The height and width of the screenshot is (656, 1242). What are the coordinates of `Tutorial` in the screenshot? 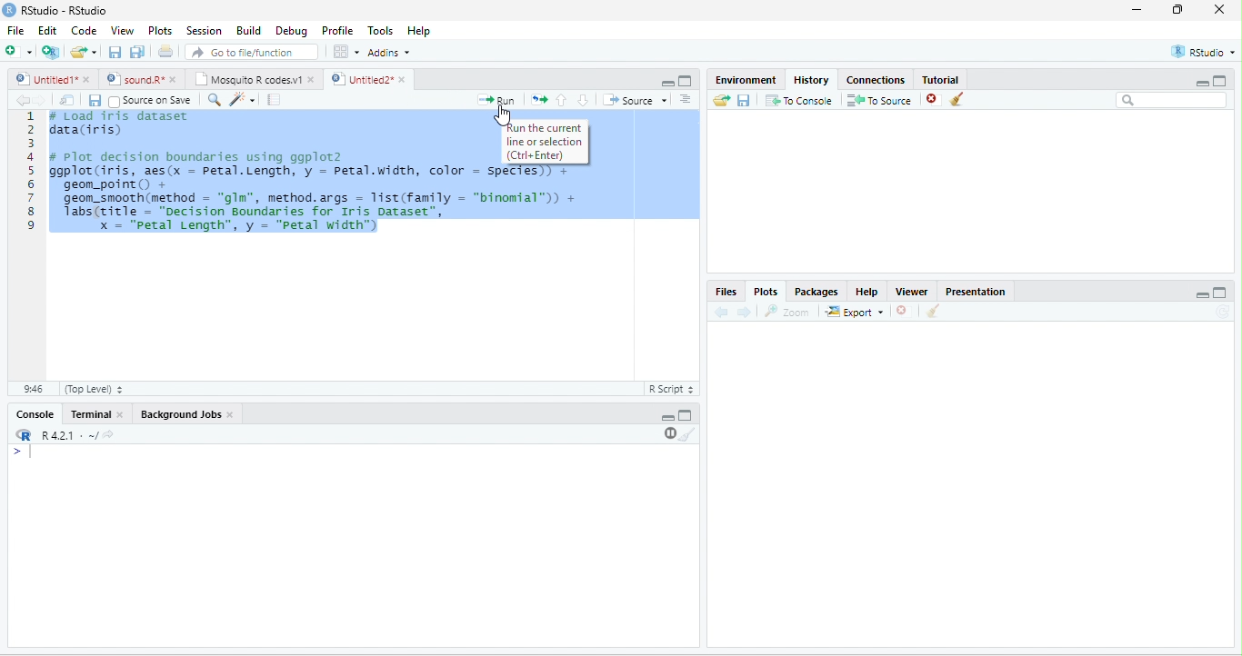 It's located at (941, 80).